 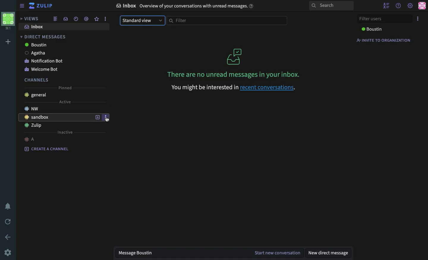 What do you see at coordinates (41, 6) in the screenshot?
I see `Zulip` at bounding box center [41, 6].